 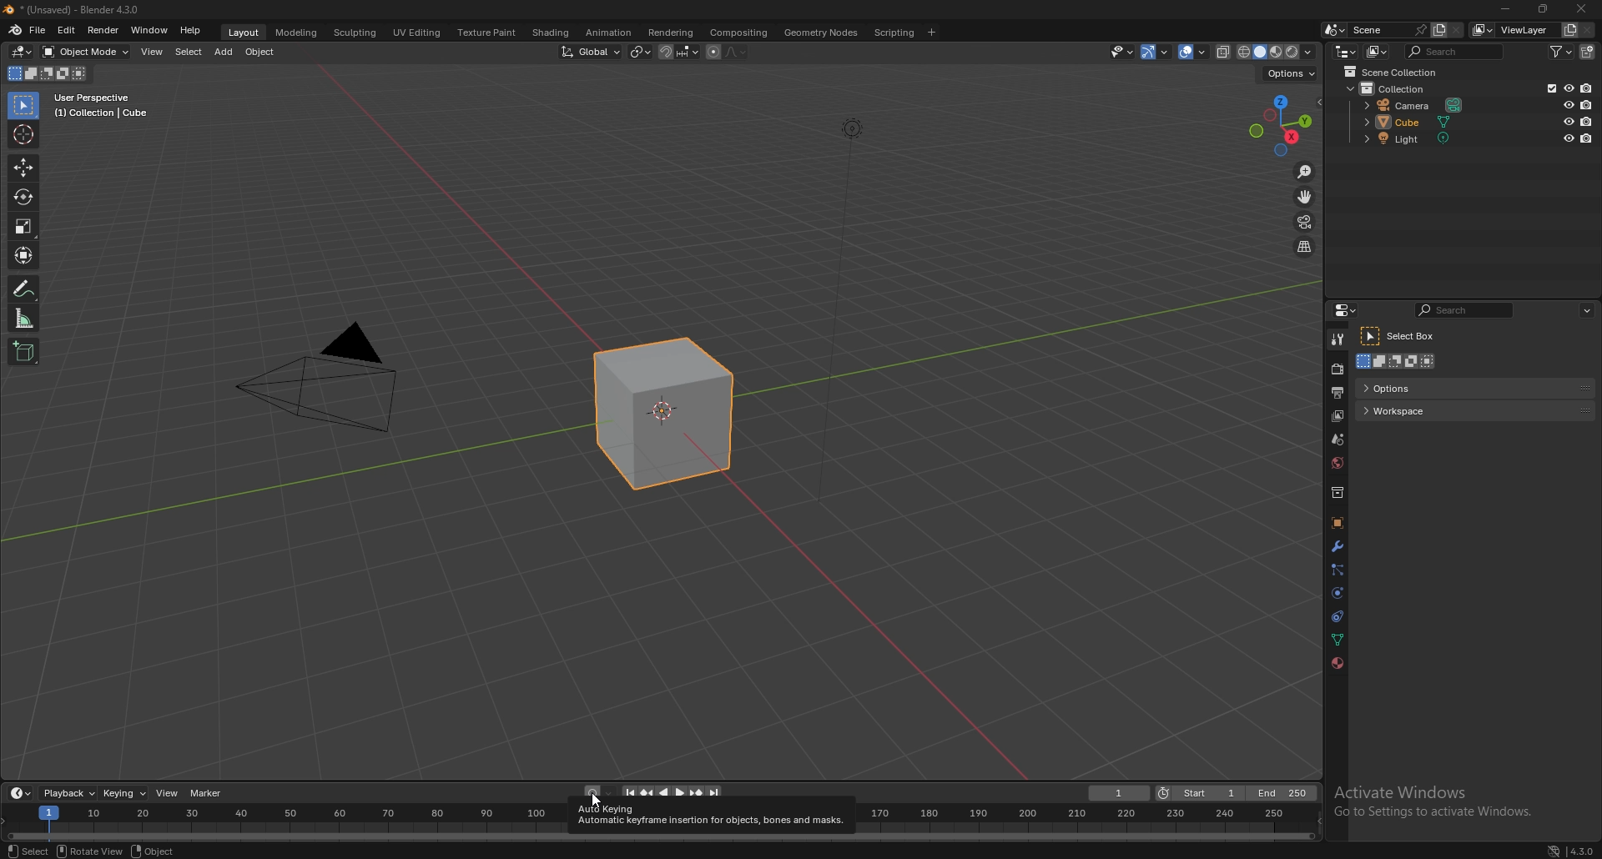 What do you see at coordinates (25, 255) in the screenshot?
I see `transform` at bounding box center [25, 255].